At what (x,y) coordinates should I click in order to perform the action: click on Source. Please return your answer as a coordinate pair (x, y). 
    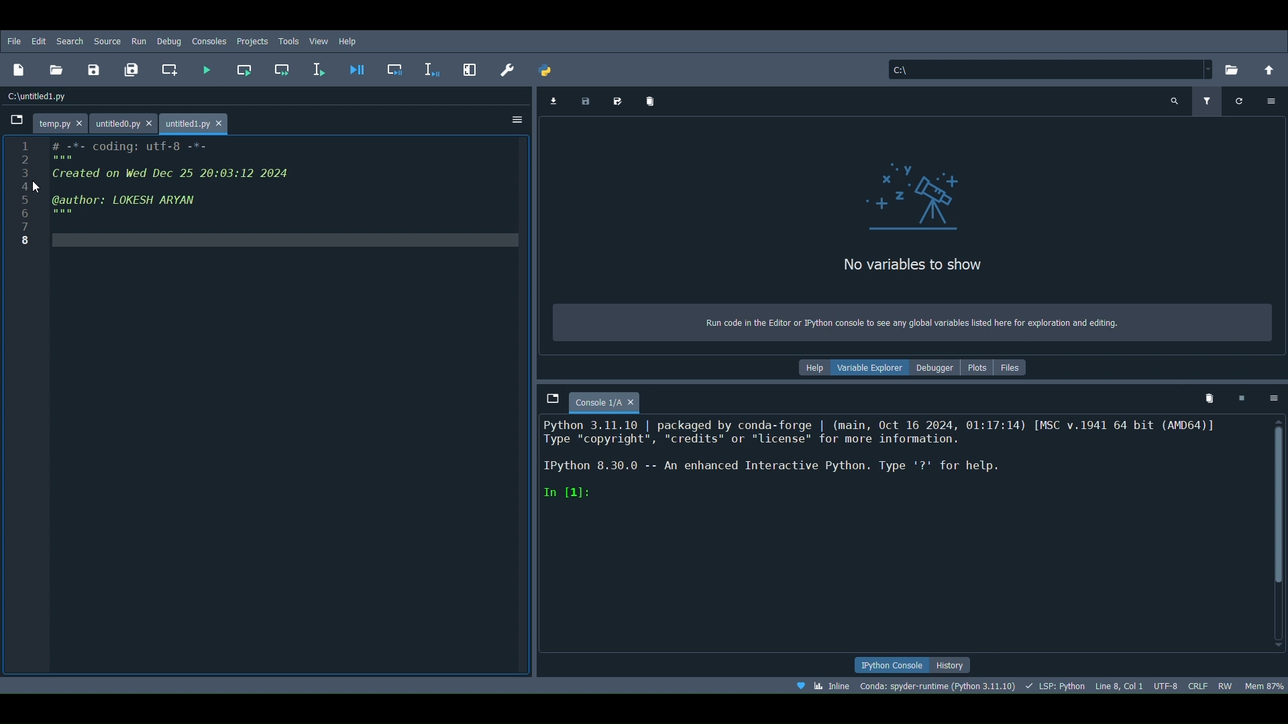
    Looking at the image, I should click on (108, 41).